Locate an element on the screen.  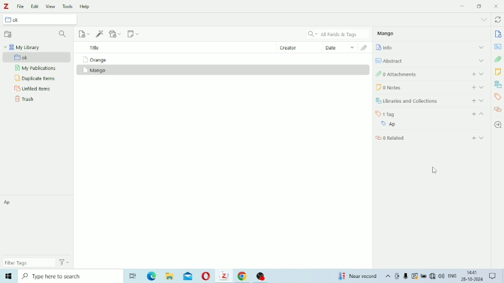
Cursor is located at coordinates (435, 171).